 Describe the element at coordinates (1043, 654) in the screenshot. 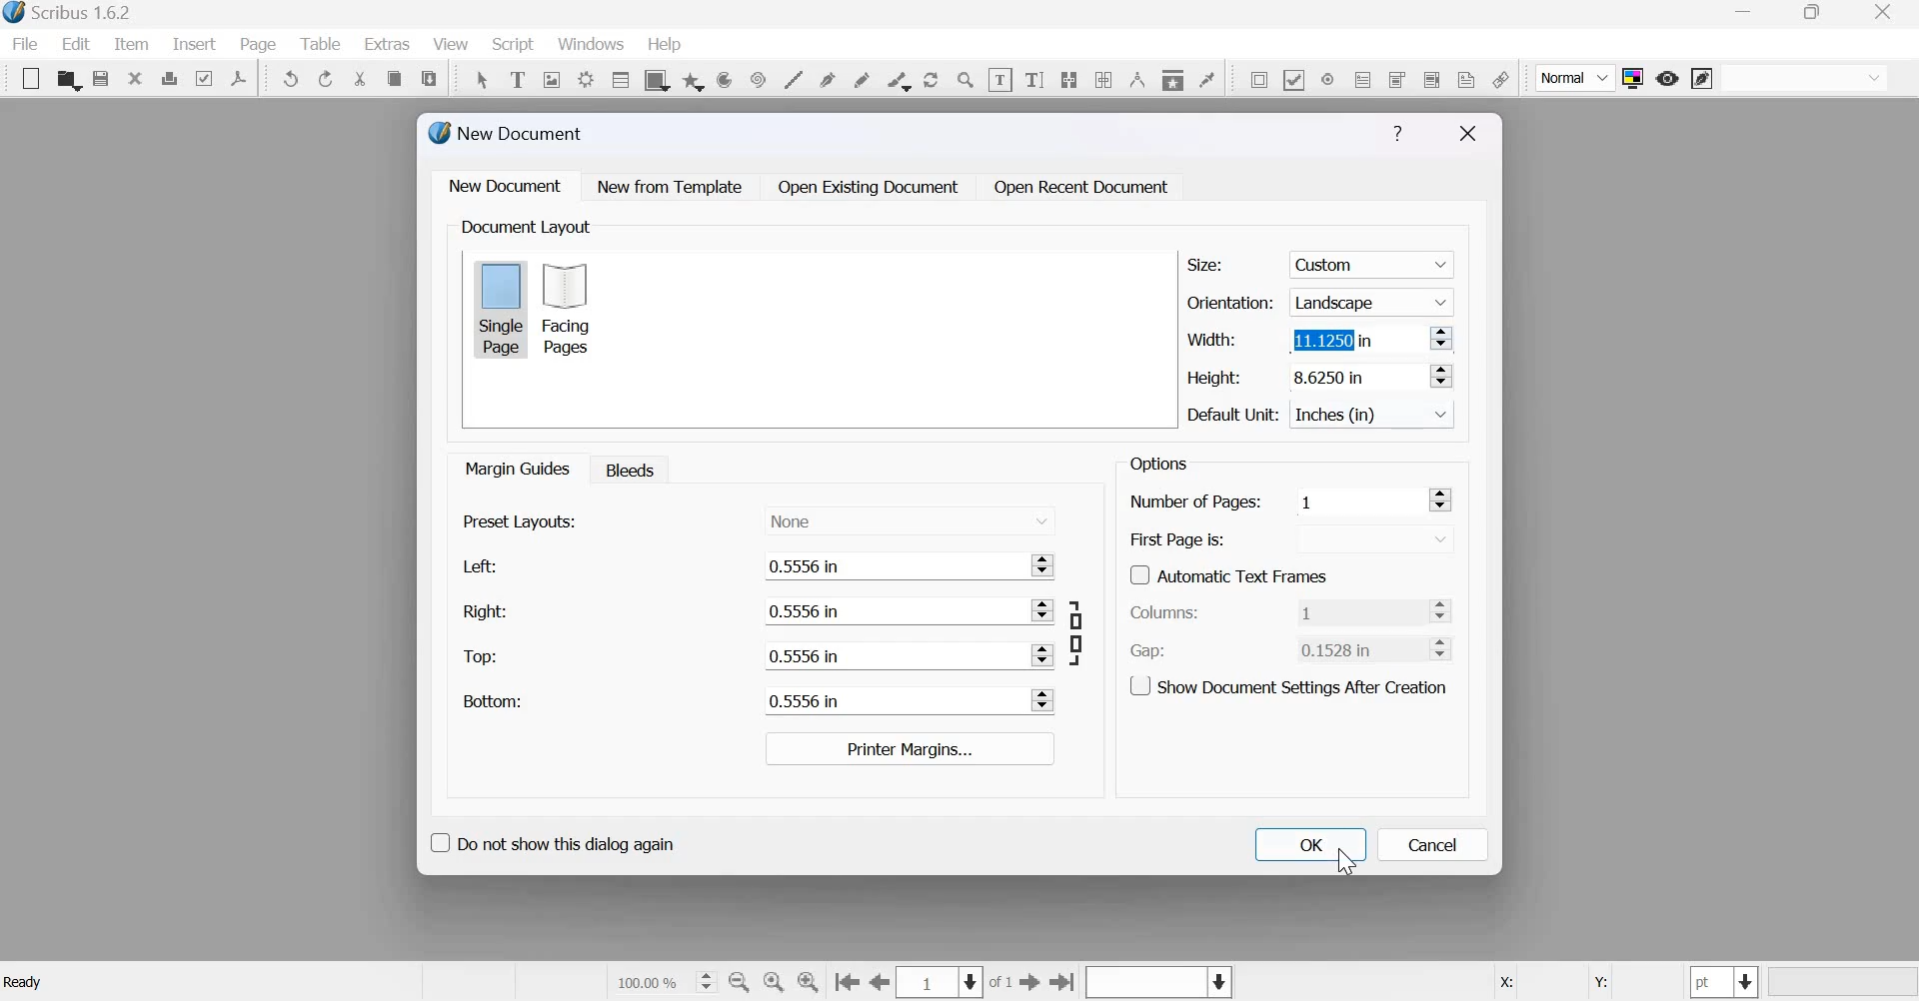

I see `Increase and Decrease` at that location.